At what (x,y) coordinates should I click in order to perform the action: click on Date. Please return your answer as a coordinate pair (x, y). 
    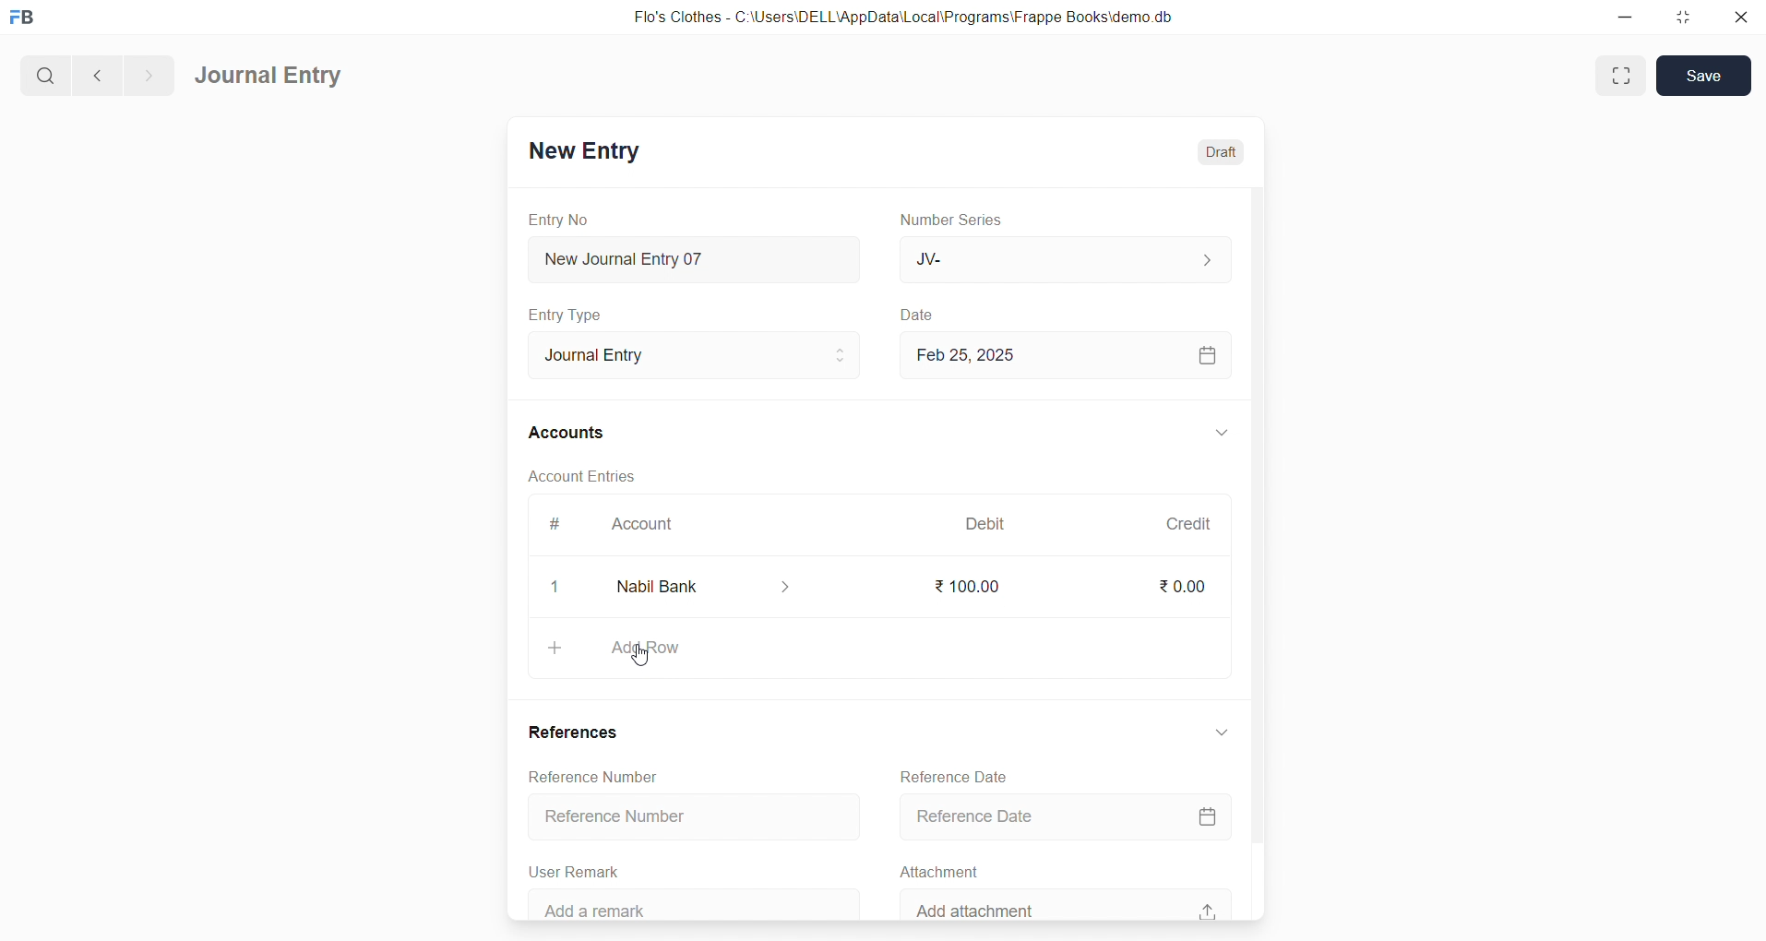
    Looking at the image, I should click on (917, 315).